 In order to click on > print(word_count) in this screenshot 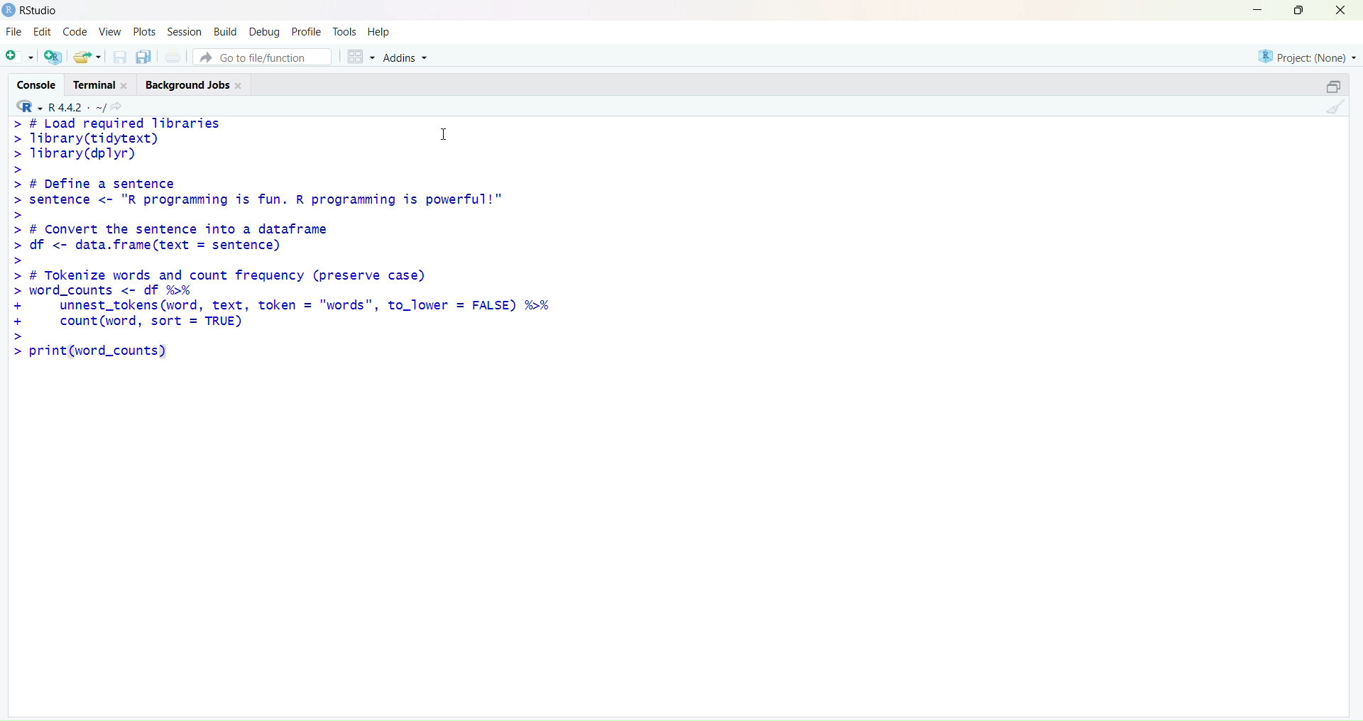, I will do `click(91, 352)`.